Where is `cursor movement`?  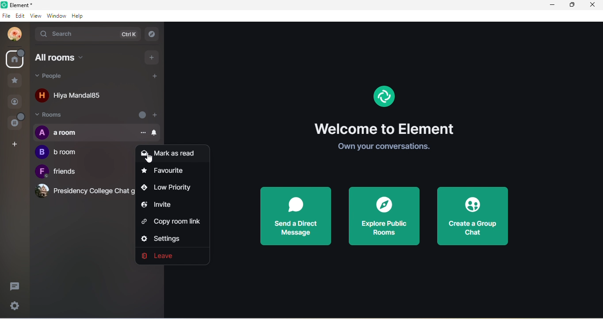 cursor movement is located at coordinates (151, 159).